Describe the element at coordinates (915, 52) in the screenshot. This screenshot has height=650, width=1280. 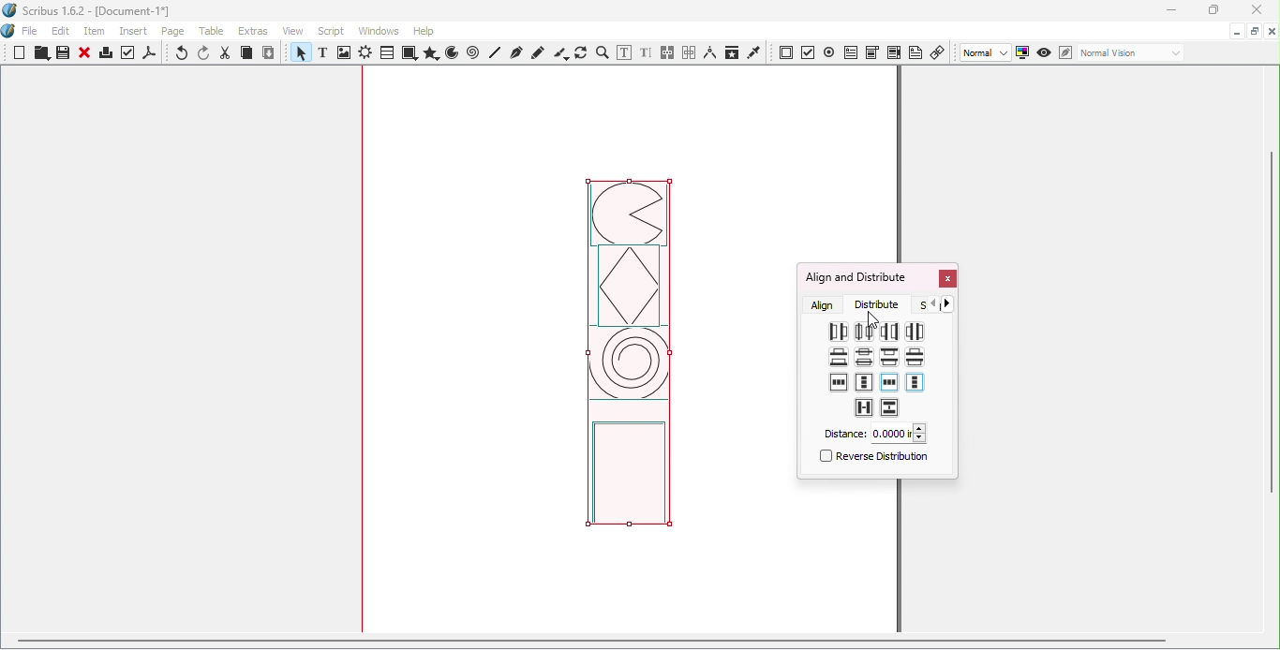
I see `Text annotation` at that location.